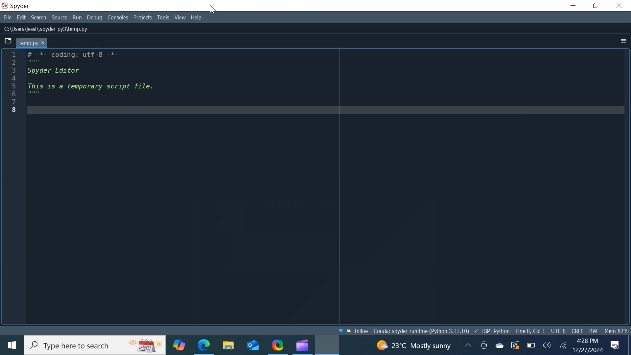 Image resolution: width=631 pixels, height=355 pixels. I want to click on Projects, so click(142, 18).